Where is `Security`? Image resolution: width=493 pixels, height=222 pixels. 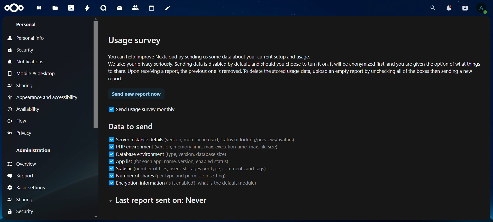 Security is located at coordinates (20, 212).